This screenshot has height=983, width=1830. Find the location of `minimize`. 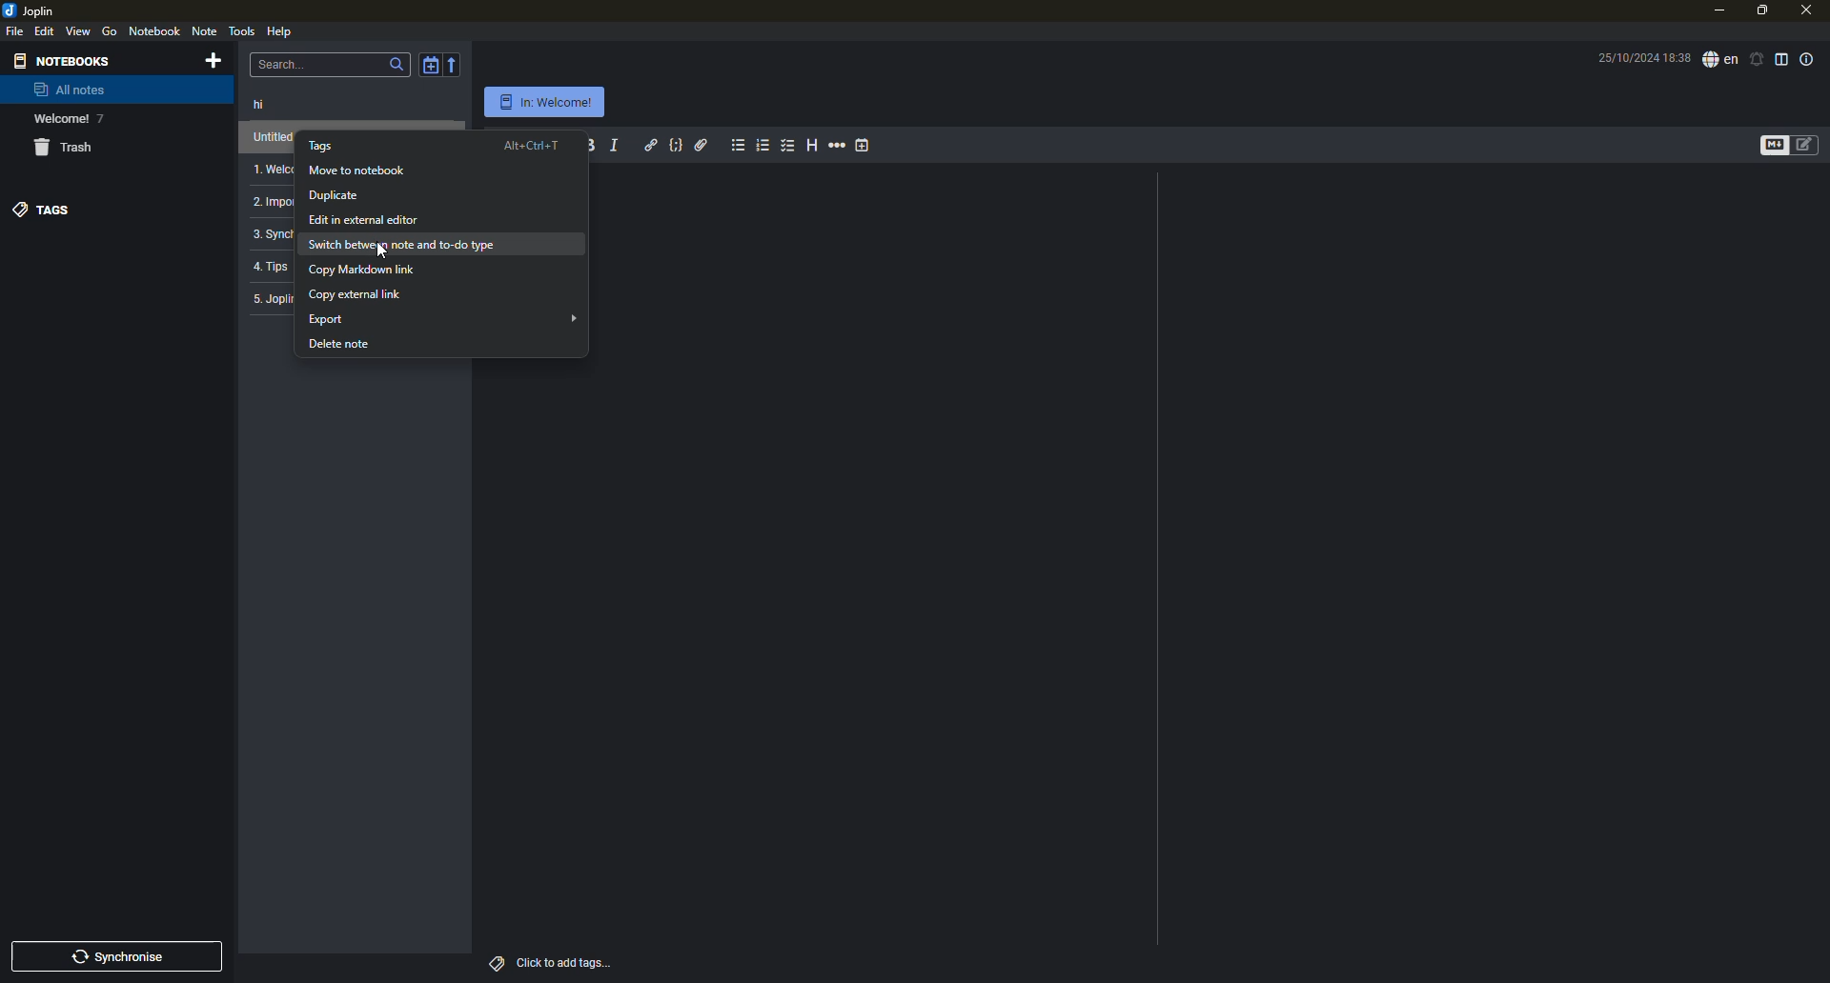

minimize is located at coordinates (1718, 11).